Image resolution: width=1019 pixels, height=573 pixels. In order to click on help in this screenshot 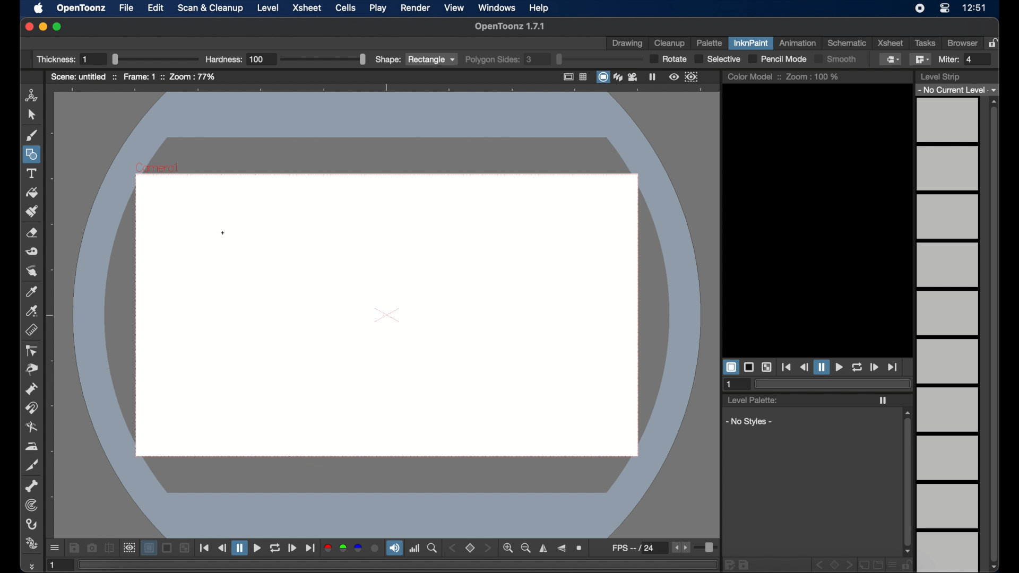, I will do `click(539, 8)`.